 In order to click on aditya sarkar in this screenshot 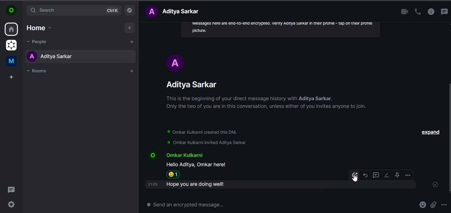, I will do `click(52, 58)`.